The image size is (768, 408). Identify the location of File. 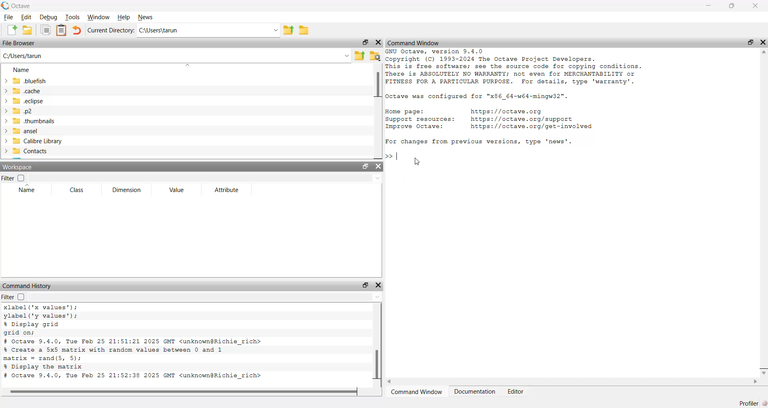
(8, 17).